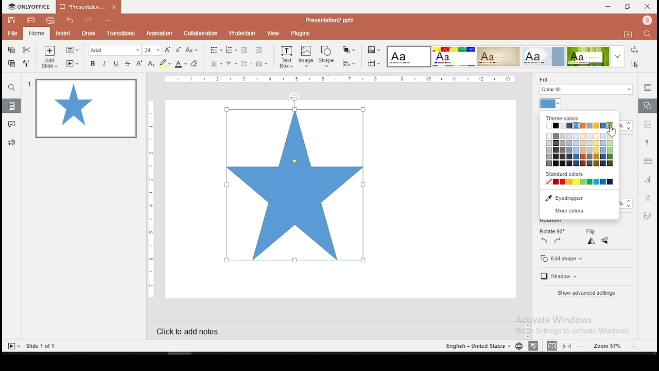 The width and height of the screenshot is (659, 371). Describe the element at coordinates (216, 64) in the screenshot. I see `horizontal alignment` at that location.